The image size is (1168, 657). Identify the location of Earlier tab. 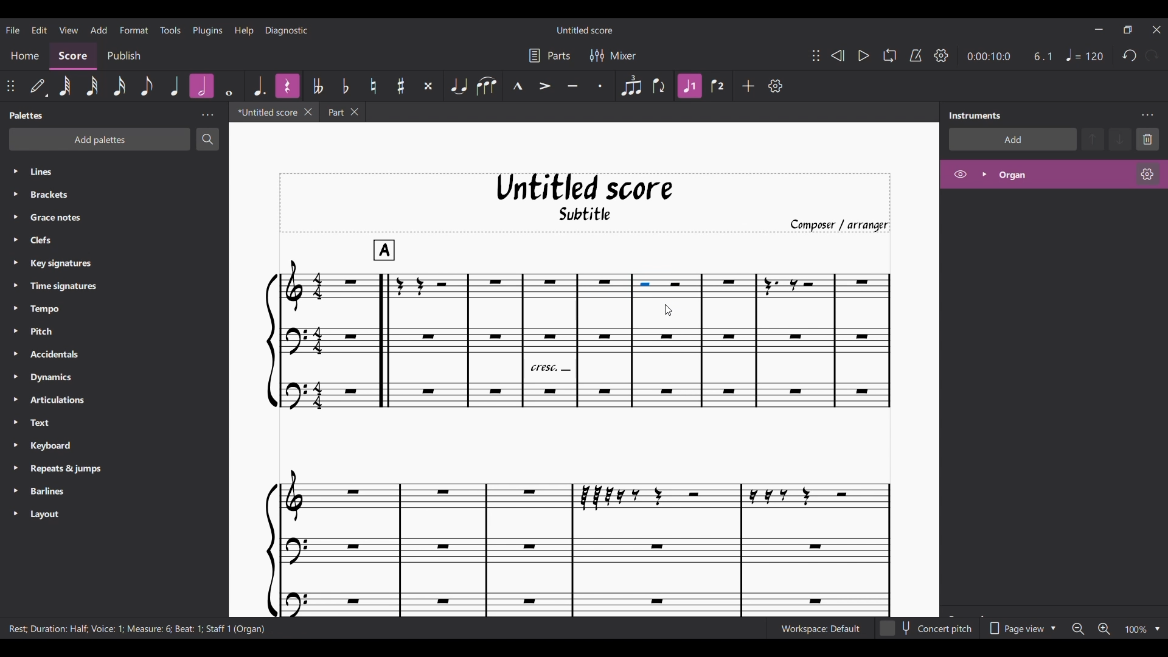
(342, 112).